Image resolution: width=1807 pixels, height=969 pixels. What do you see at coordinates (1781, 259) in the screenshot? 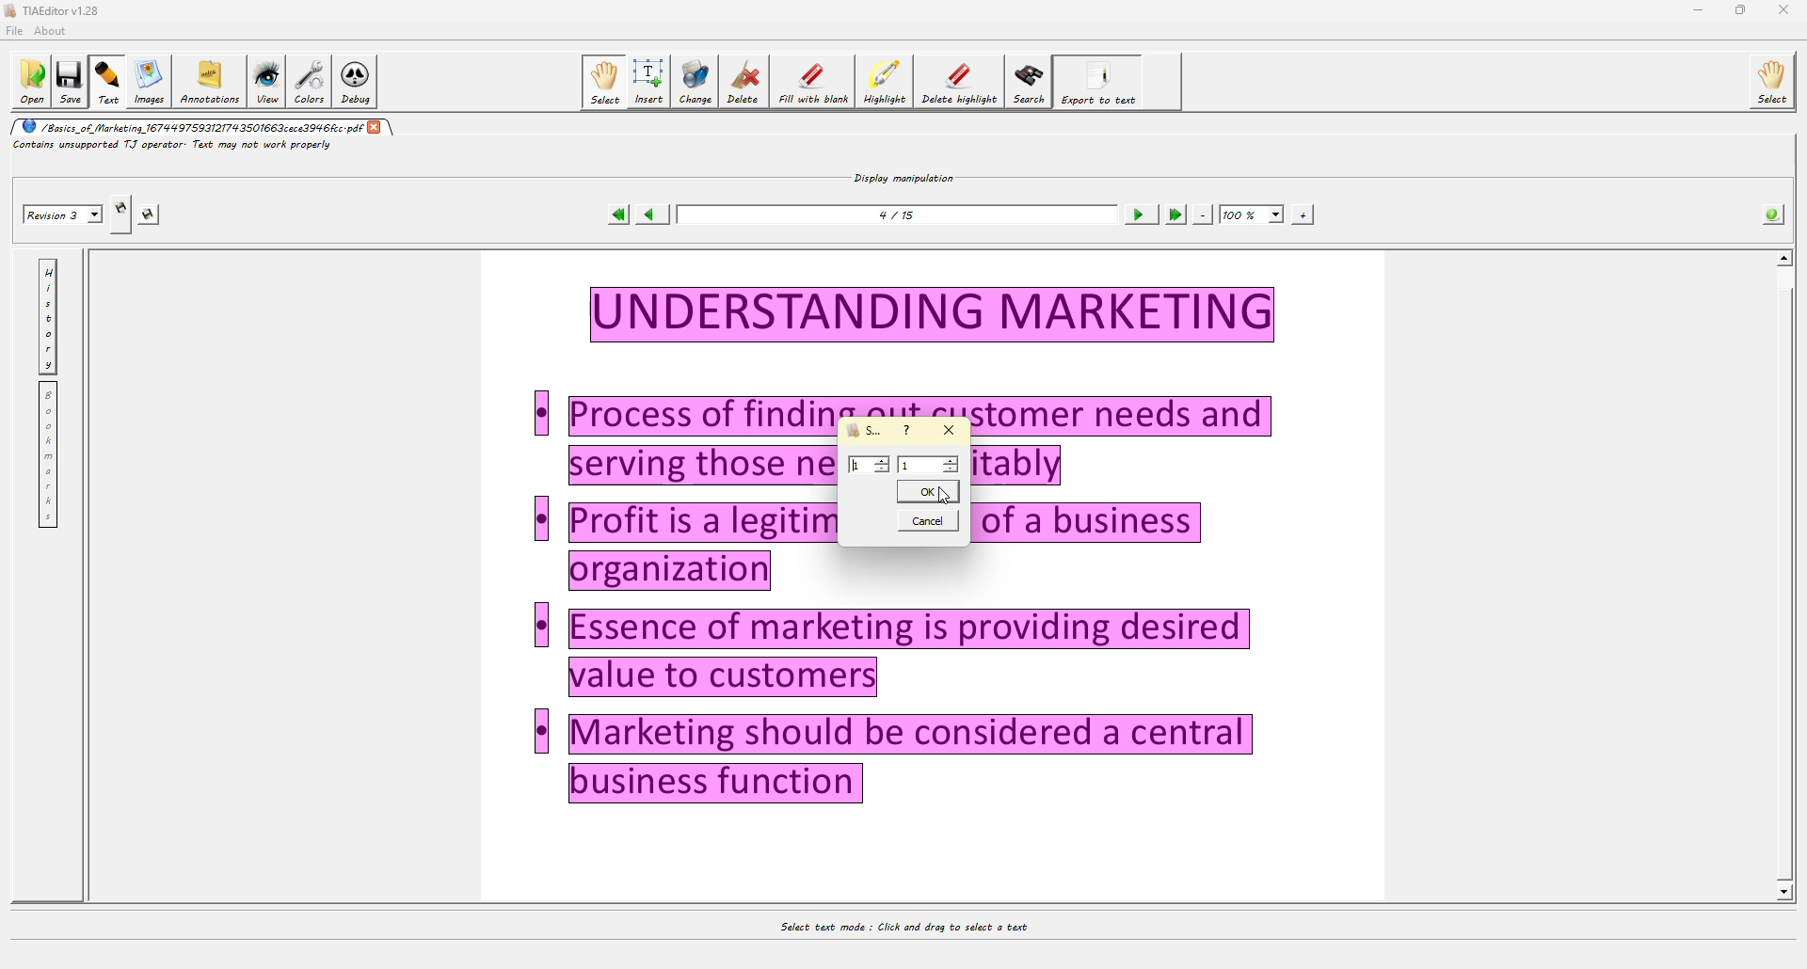
I see `scroll up` at bounding box center [1781, 259].